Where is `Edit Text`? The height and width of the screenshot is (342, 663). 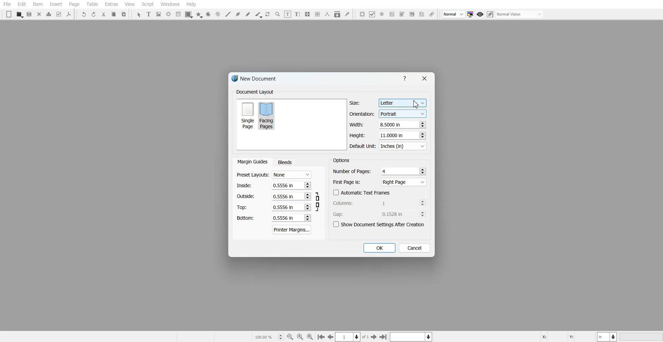 Edit Text is located at coordinates (297, 14).